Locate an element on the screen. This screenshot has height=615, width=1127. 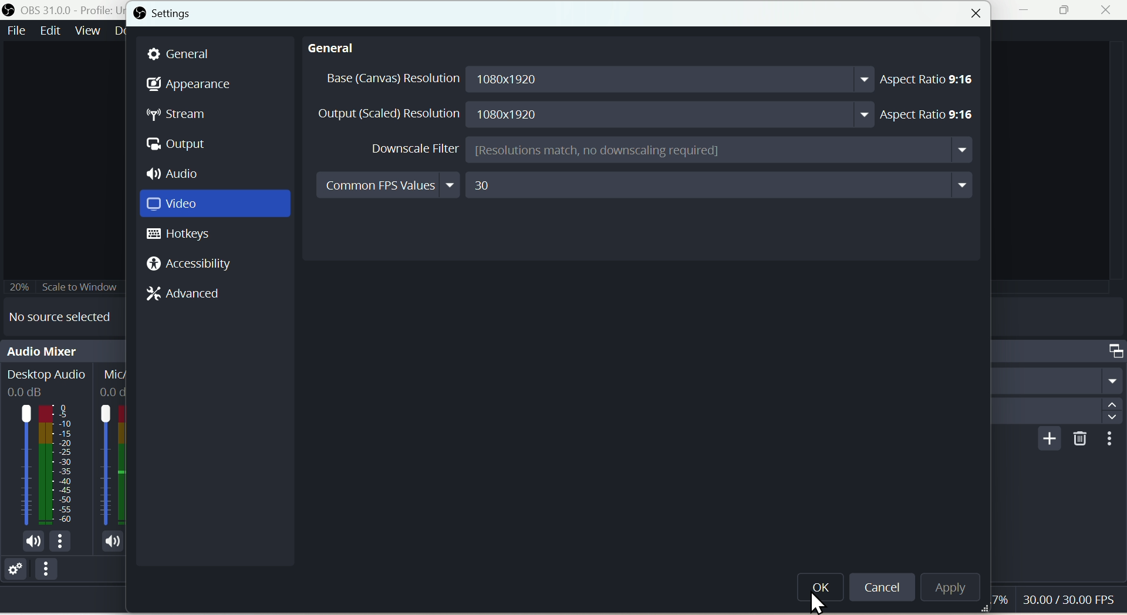
Scene transition is located at coordinates (1059, 350).